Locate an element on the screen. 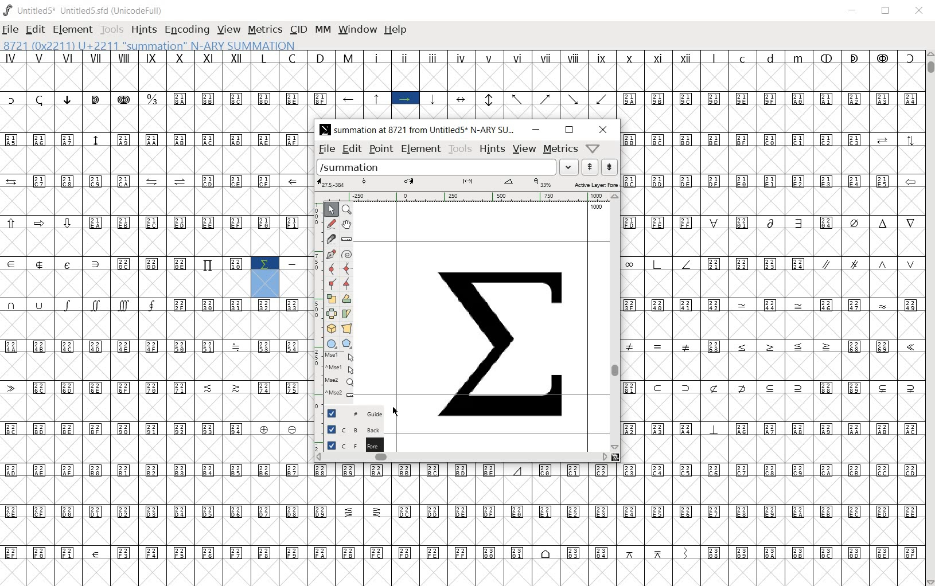  HINTS is located at coordinates (143, 30).